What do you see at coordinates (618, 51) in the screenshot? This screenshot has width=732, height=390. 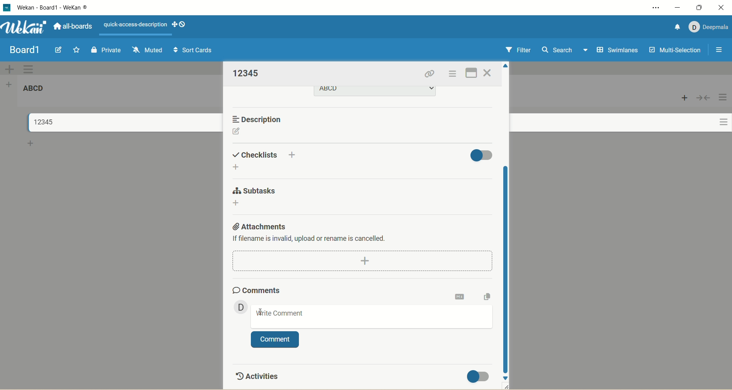 I see `swimlanes` at bounding box center [618, 51].